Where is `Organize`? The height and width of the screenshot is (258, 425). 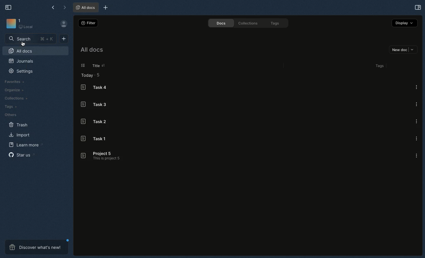
Organize is located at coordinates (13, 90).